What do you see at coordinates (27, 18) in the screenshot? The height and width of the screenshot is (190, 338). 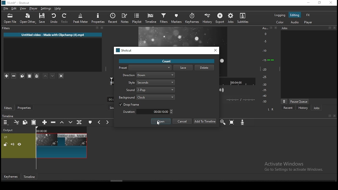 I see `open other` at bounding box center [27, 18].